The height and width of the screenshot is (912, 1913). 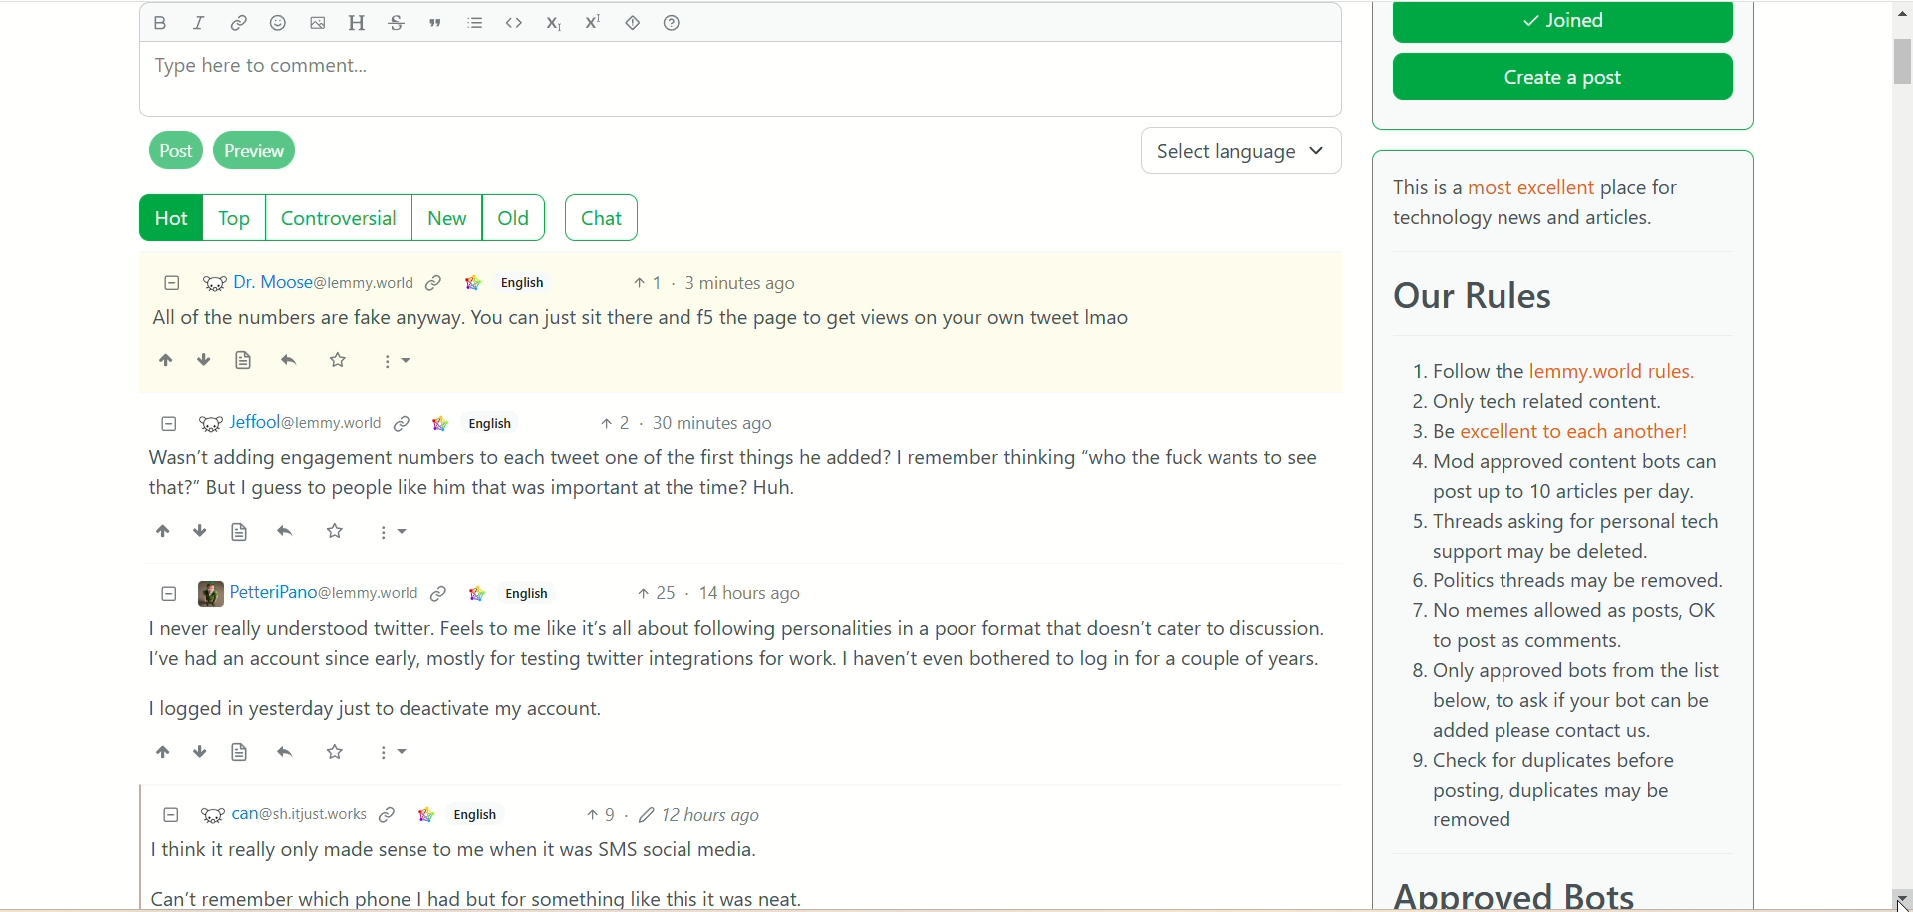 What do you see at coordinates (397, 531) in the screenshot?
I see `More` at bounding box center [397, 531].